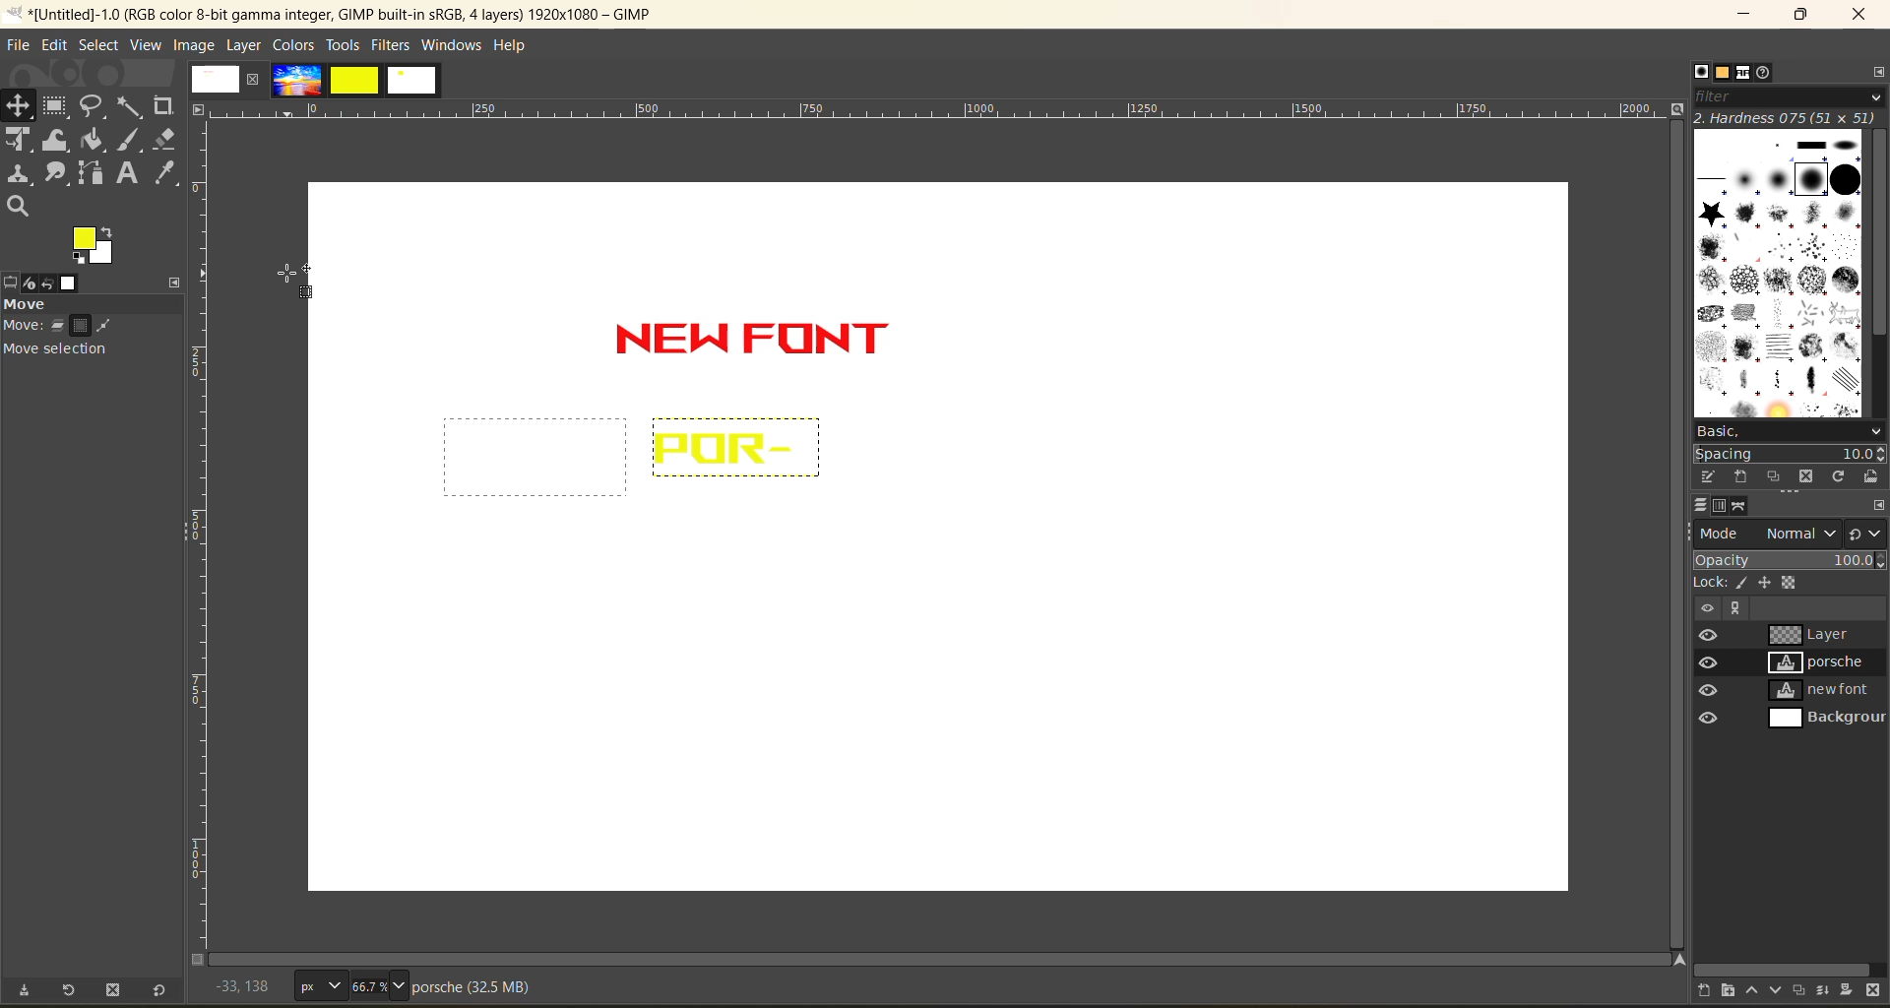 This screenshot has width=1890, height=1008. I want to click on layers, so click(1826, 678).